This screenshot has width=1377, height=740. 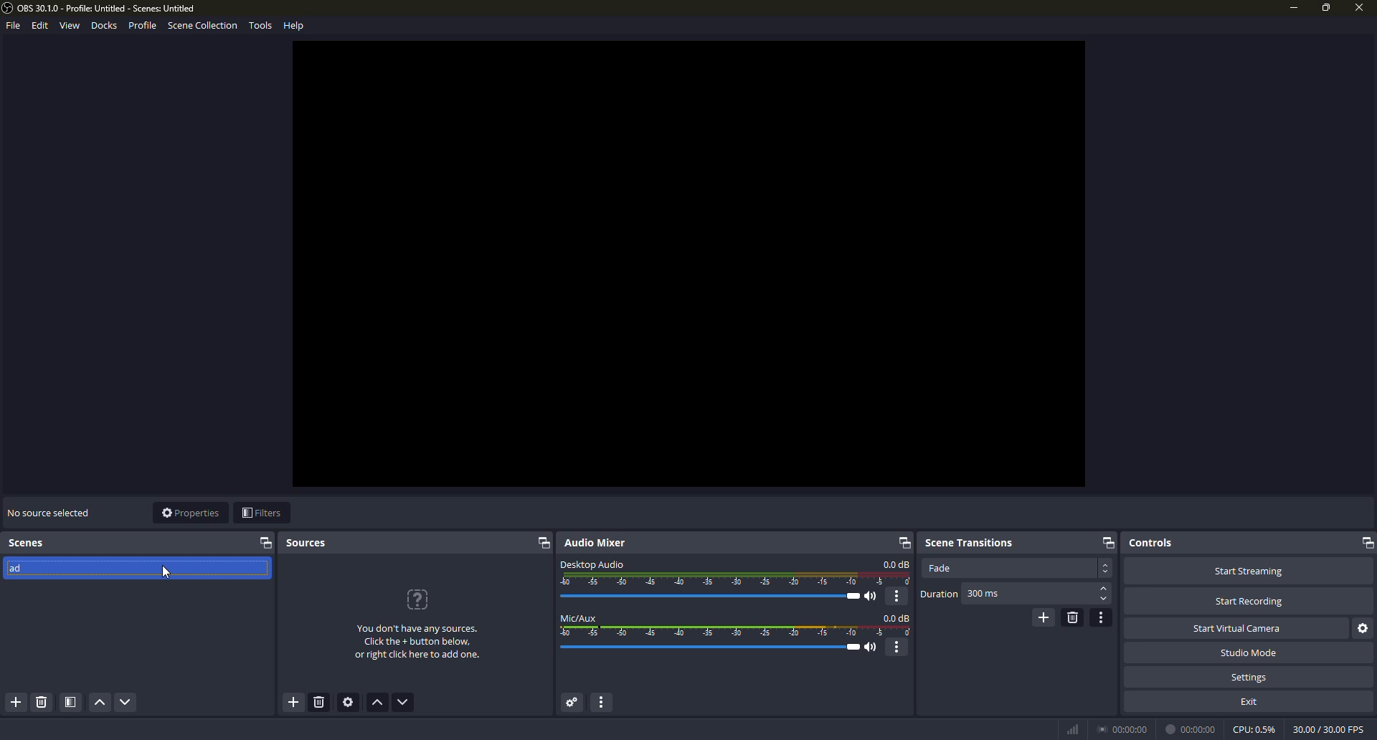 I want to click on settings, so click(x=1250, y=677).